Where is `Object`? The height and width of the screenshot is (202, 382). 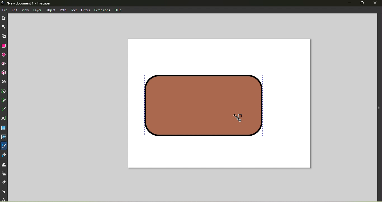 Object is located at coordinates (51, 10).